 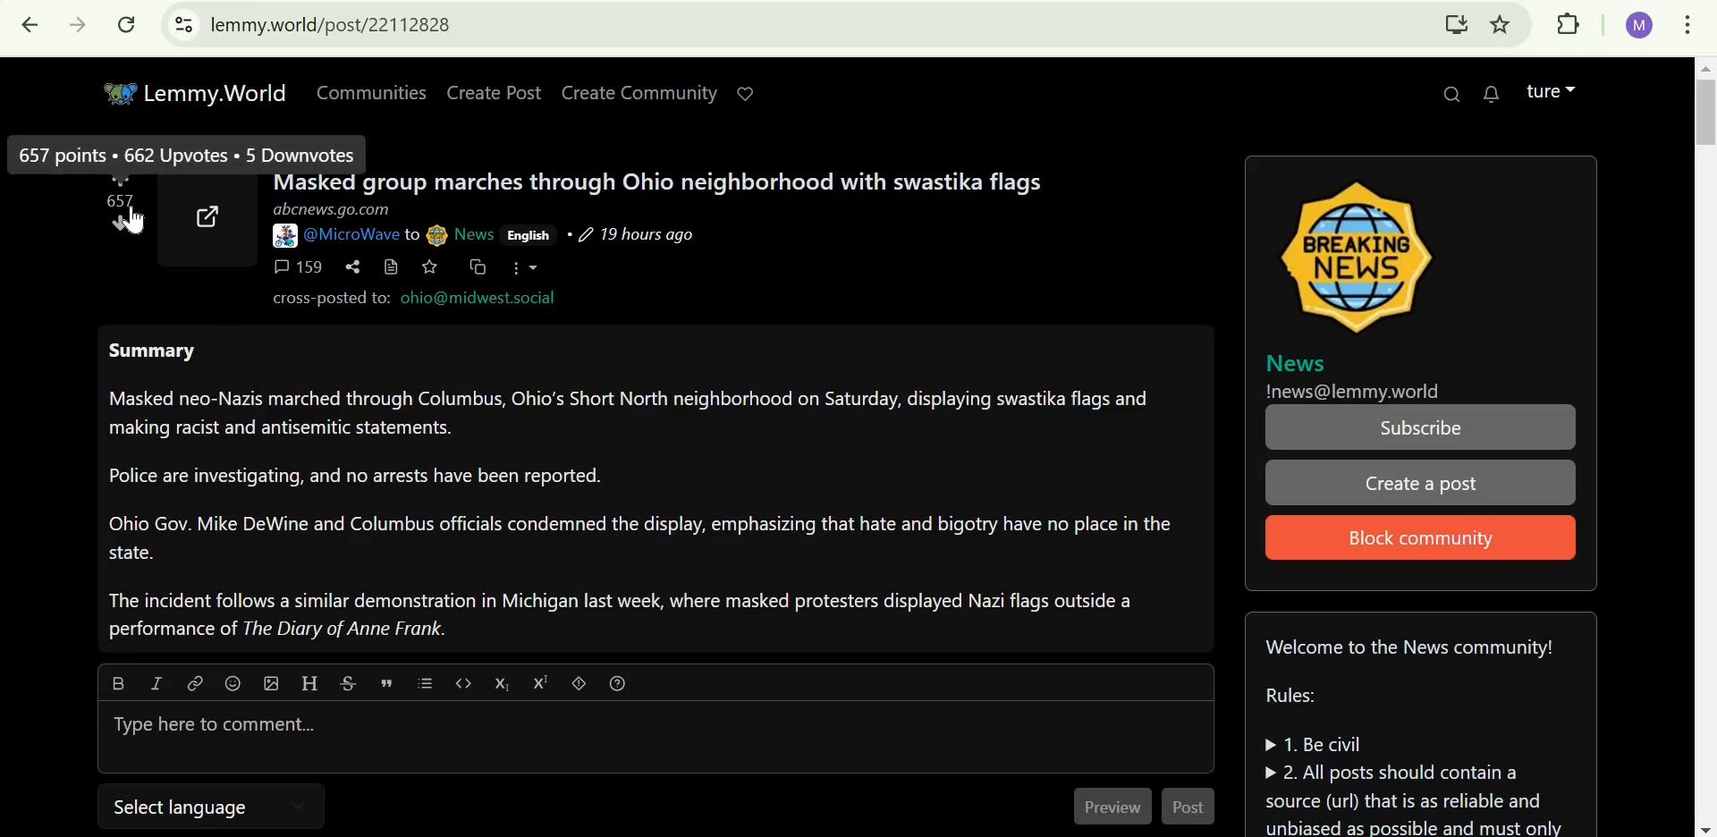 What do you see at coordinates (636, 234) in the screenshot?
I see `19 hours ago` at bounding box center [636, 234].